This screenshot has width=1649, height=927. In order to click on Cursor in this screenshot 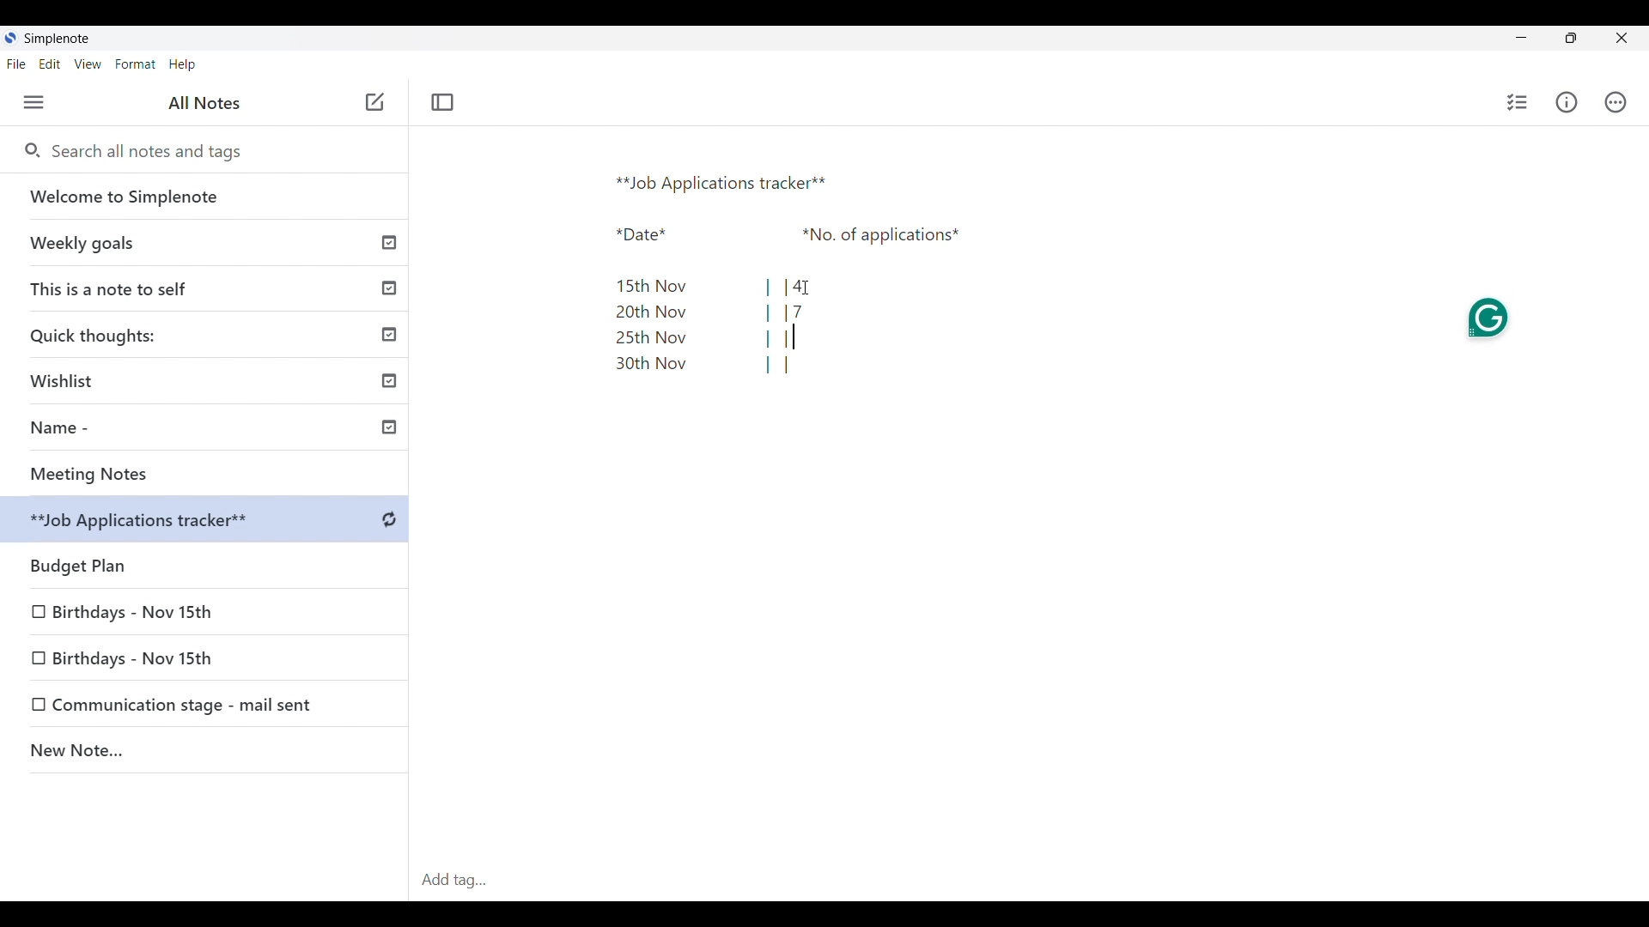, I will do `click(805, 289)`.